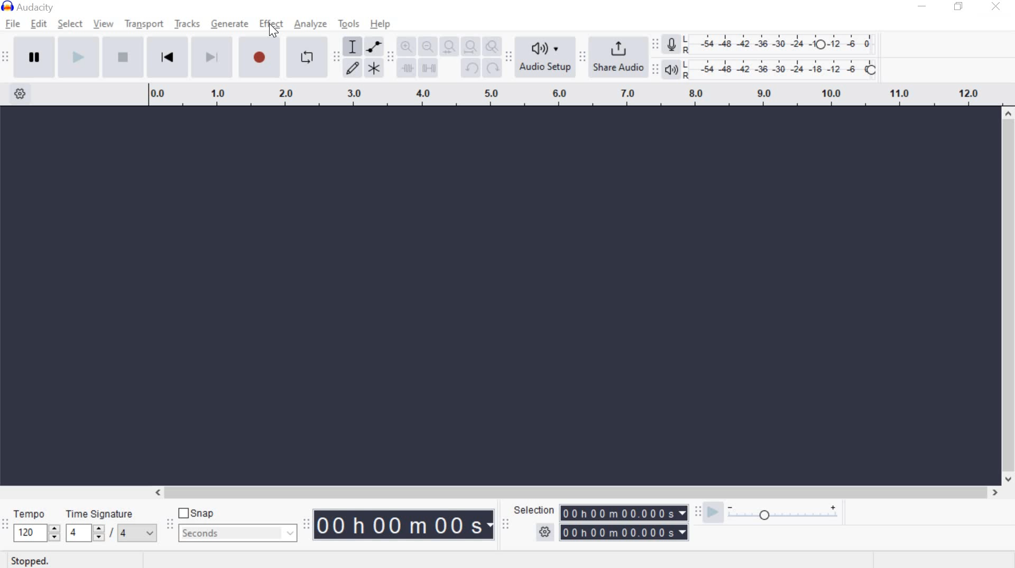 The height and width of the screenshot is (568, 1015). I want to click on Playback meter toolbar, so click(653, 68).